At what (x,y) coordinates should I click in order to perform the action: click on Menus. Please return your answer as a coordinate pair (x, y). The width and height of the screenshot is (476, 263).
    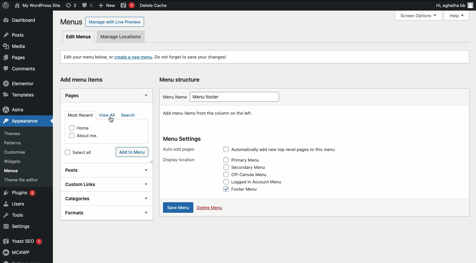
    Looking at the image, I should click on (16, 171).